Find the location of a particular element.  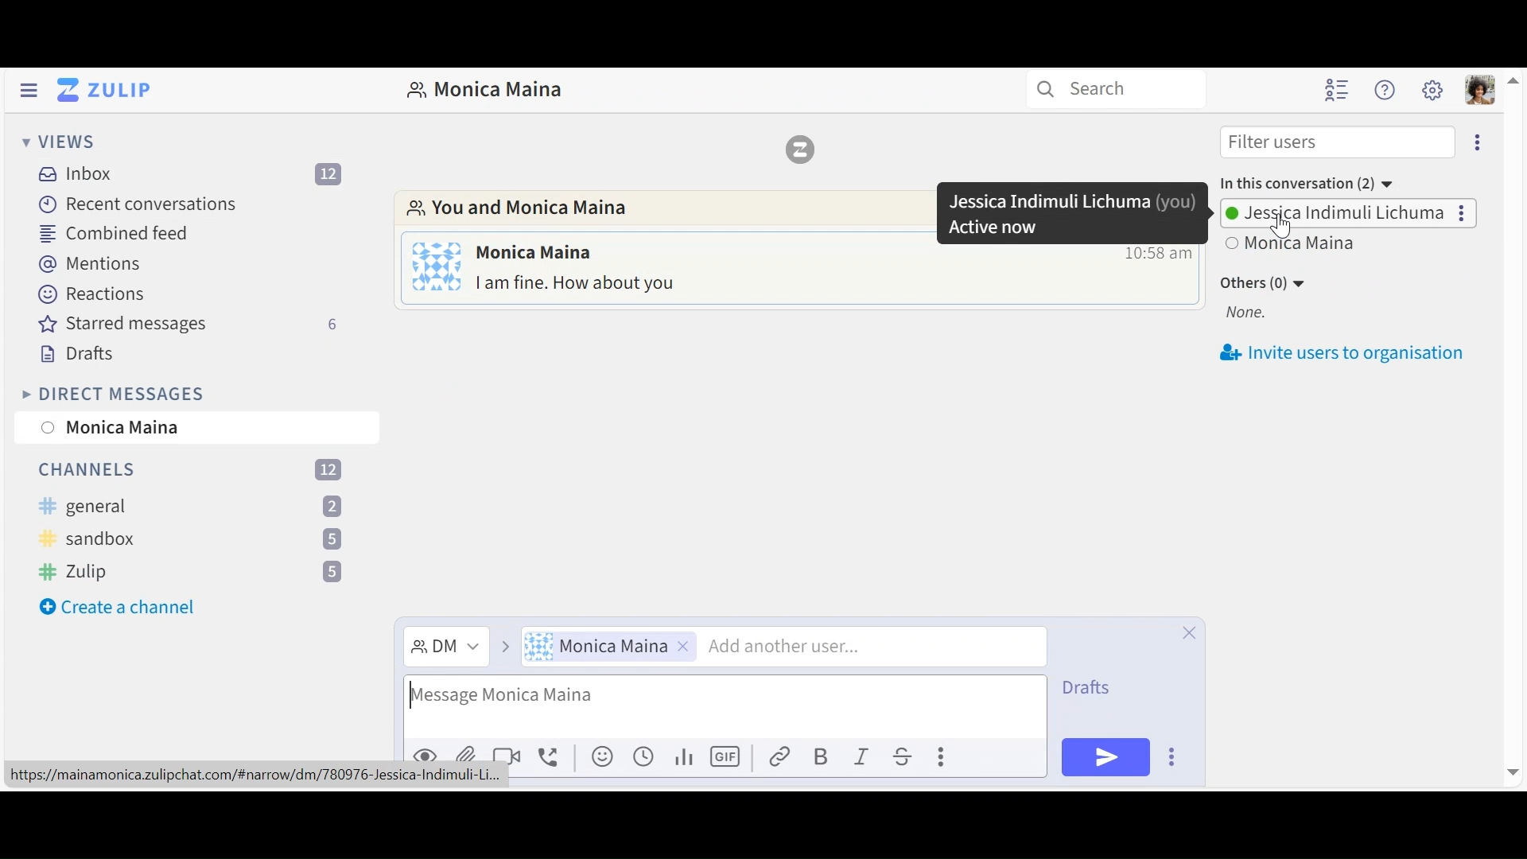

pop up is located at coordinates (1069, 212).